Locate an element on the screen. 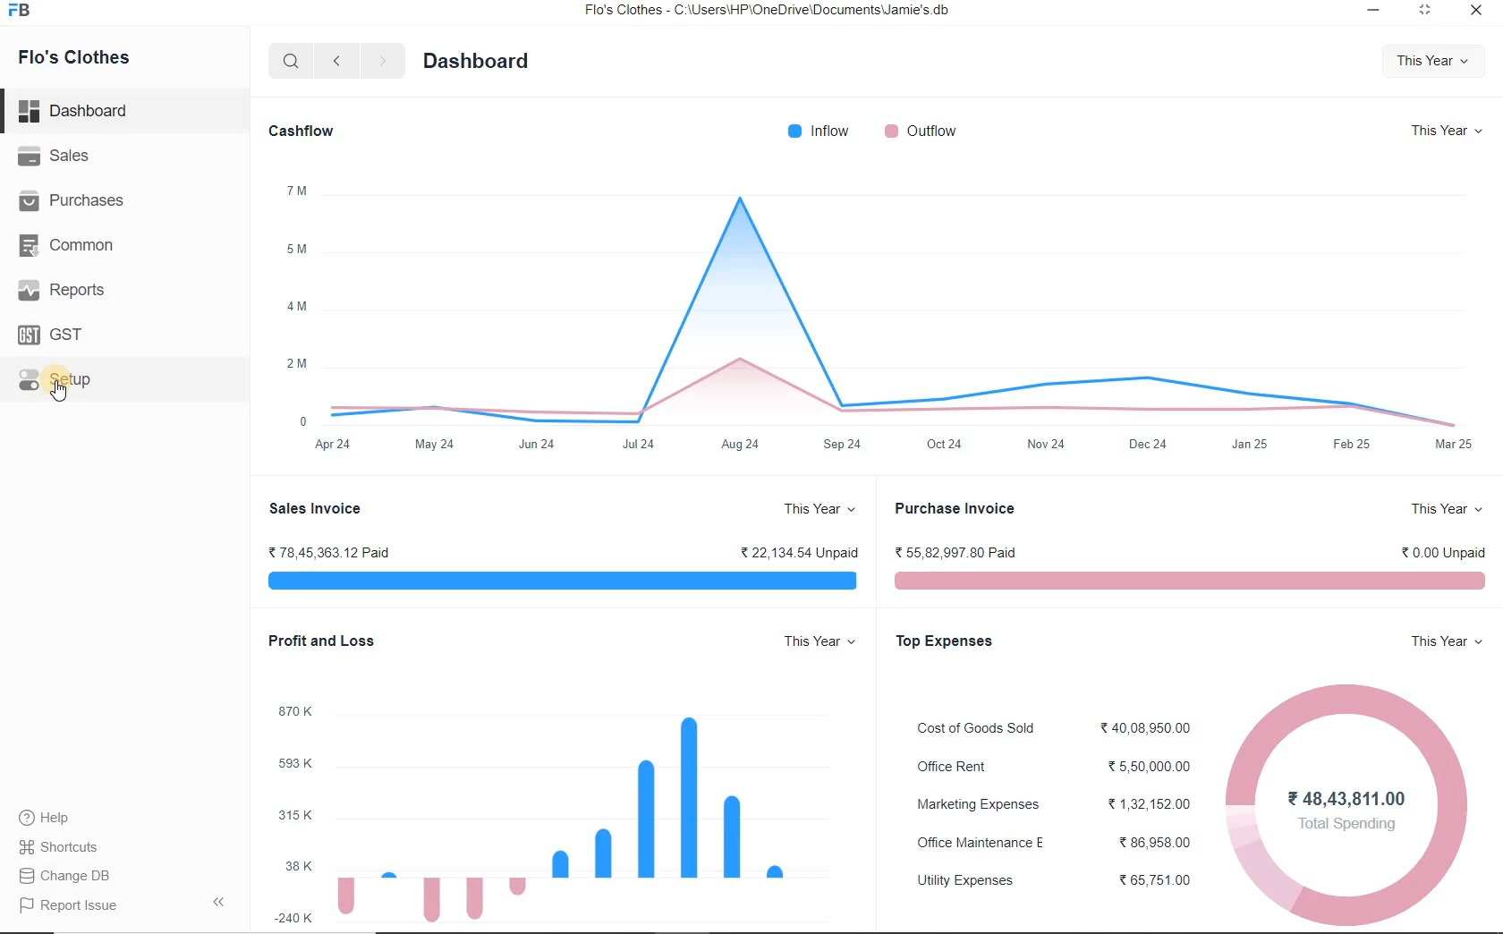 The width and height of the screenshot is (1503, 934). 1,32,152.00 is located at coordinates (1151, 804).